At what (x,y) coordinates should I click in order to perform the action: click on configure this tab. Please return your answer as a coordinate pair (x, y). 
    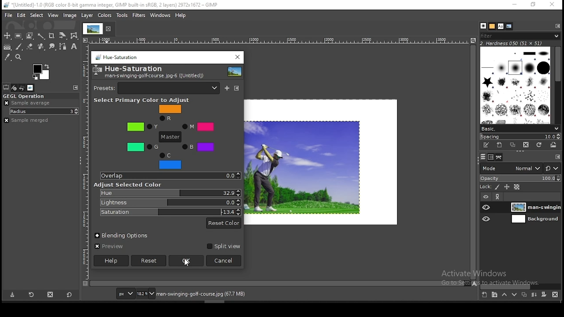
    Looking at the image, I should click on (557, 26).